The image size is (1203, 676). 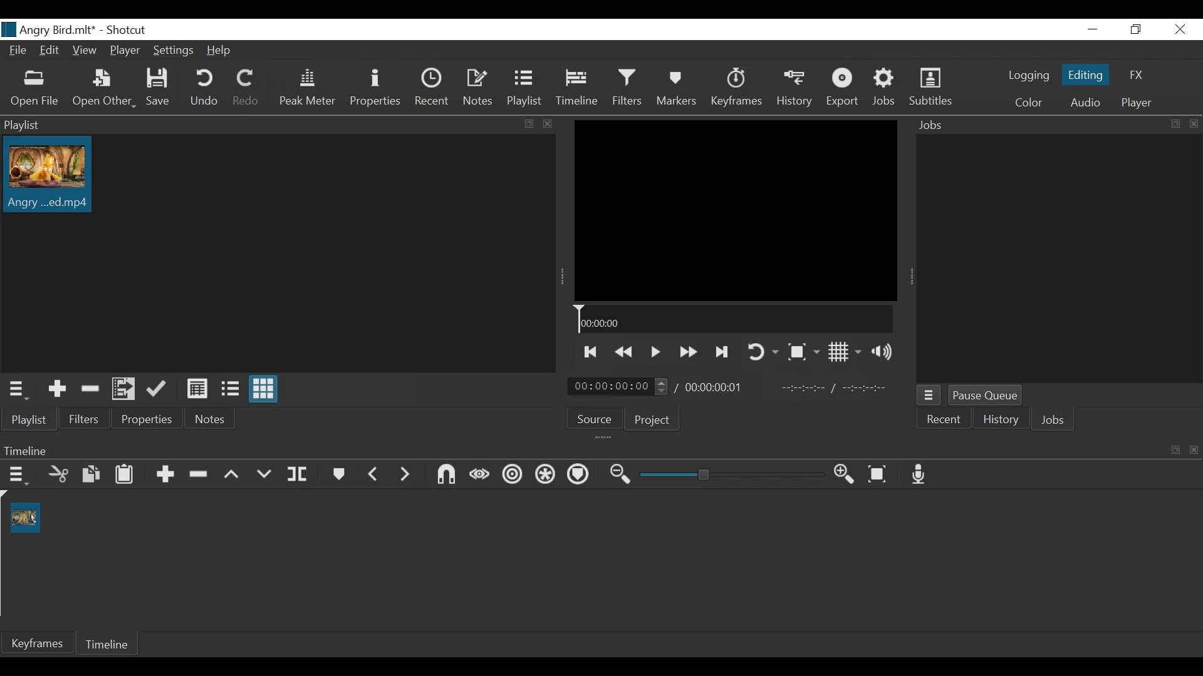 What do you see at coordinates (918, 474) in the screenshot?
I see `Record audio` at bounding box center [918, 474].